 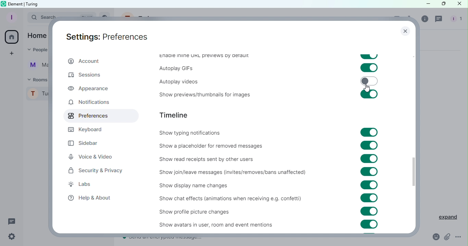 I want to click on Close, so click(x=404, y=32).